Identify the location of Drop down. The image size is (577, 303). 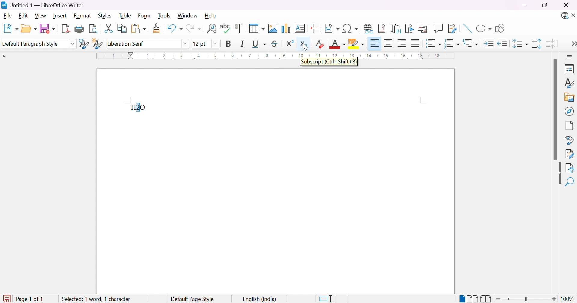
(215, 44).